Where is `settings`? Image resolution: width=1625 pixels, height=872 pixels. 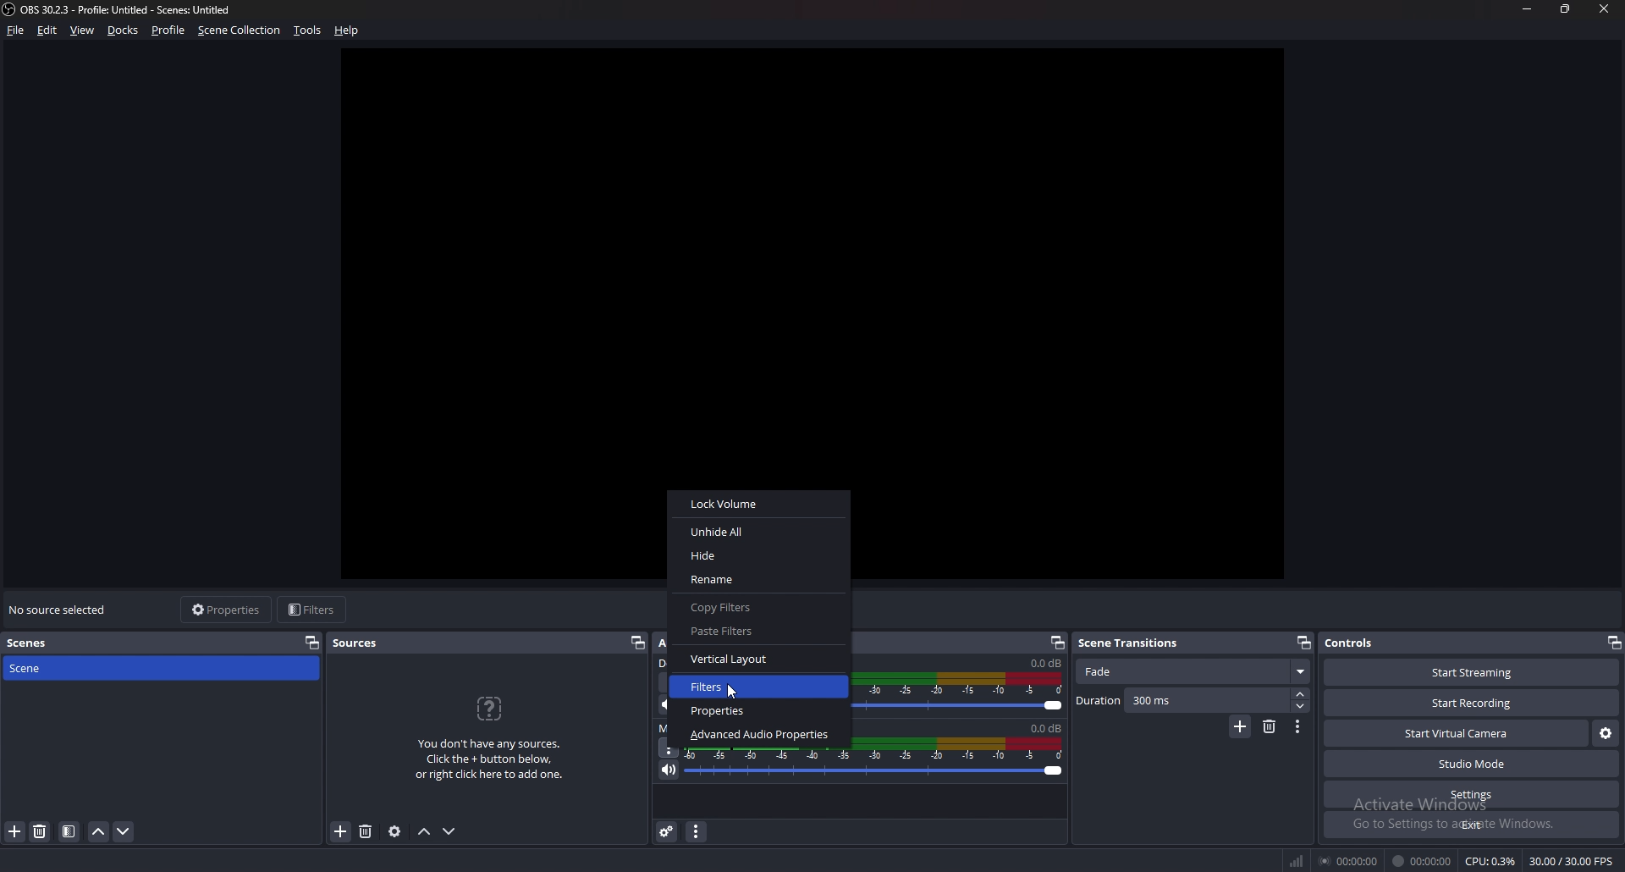 settings is located at coordinates (1472, 795).